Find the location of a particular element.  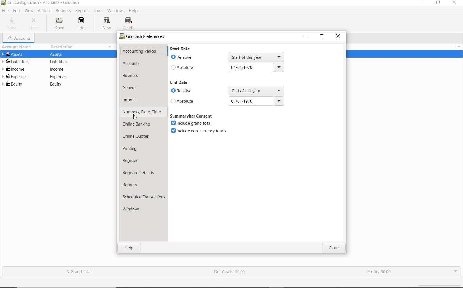

restore down is located at coordinates (323, 38).